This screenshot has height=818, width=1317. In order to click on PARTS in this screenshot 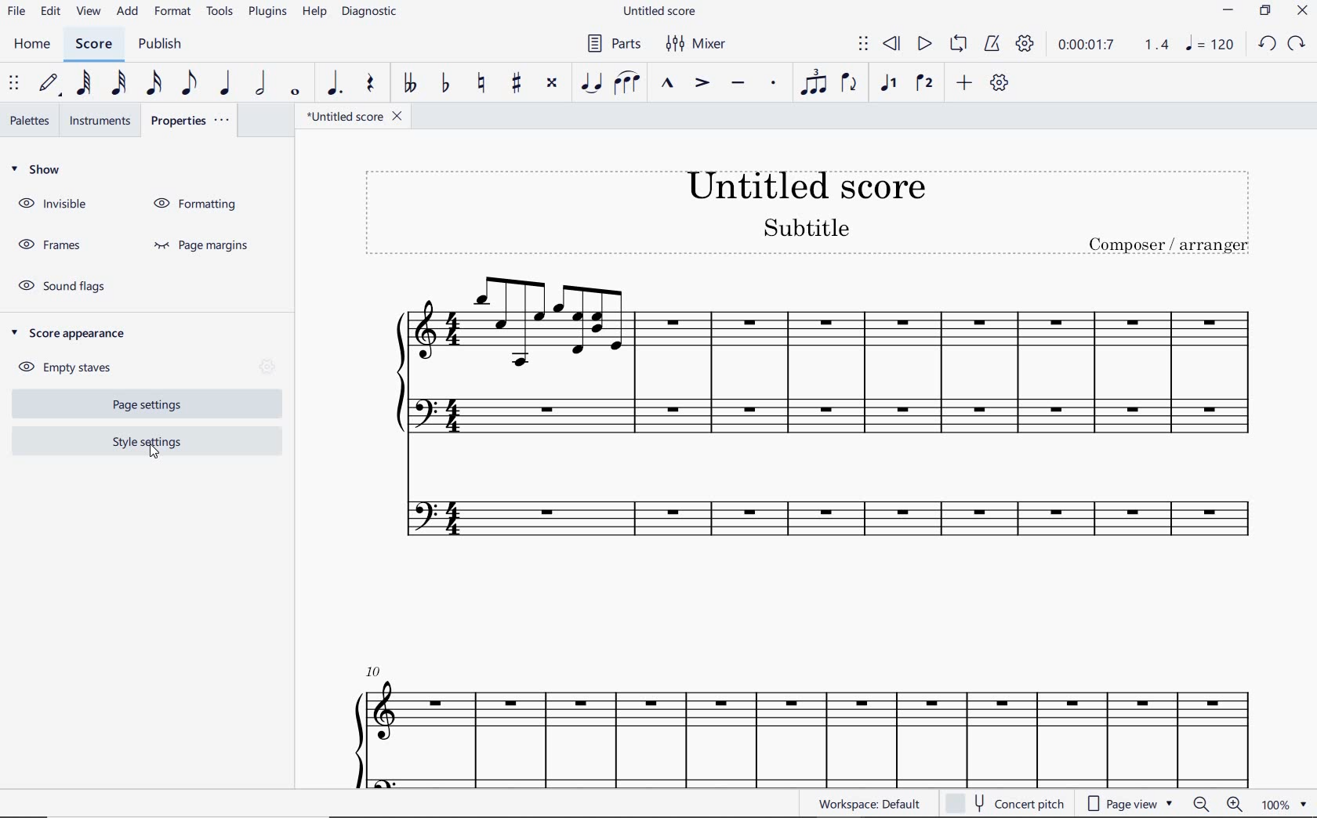, I will do `click(615, 45)`.